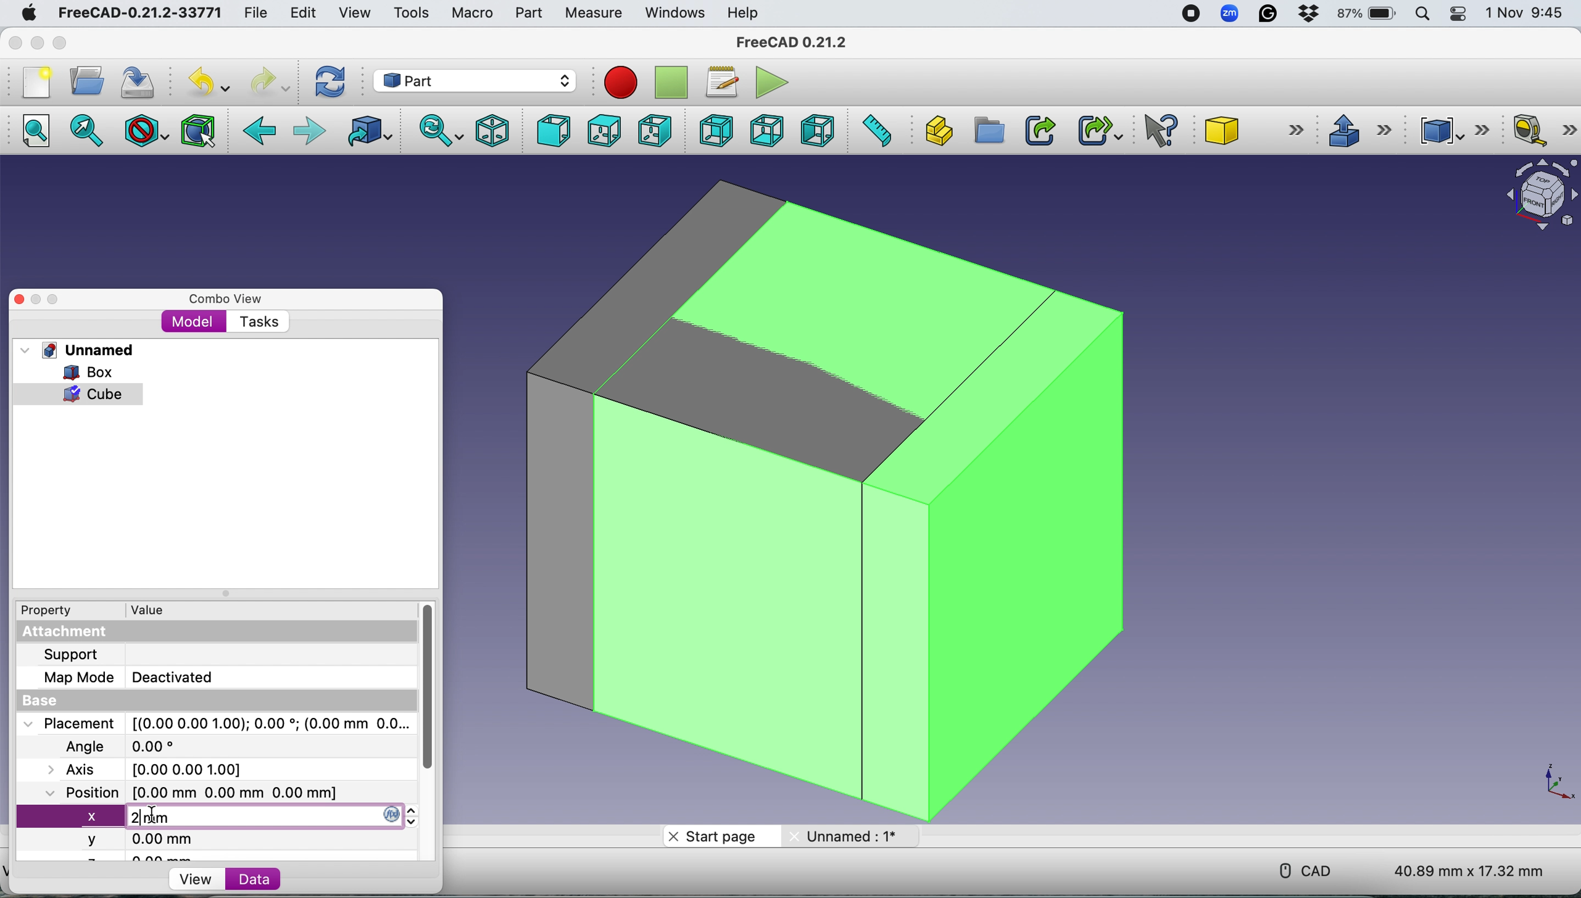  I want to click on Model, so click(194, 323).